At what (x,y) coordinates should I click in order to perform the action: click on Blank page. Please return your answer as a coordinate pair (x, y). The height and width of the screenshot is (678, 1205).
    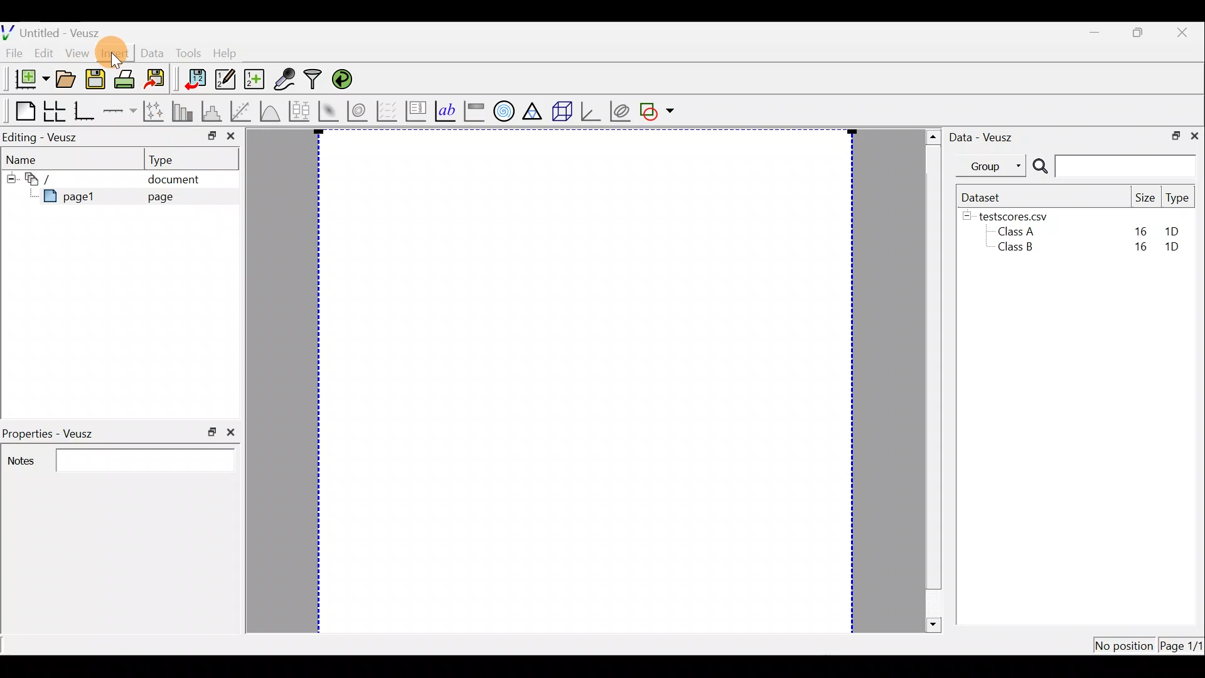
    Looking at the image, I should click on (19, 109).